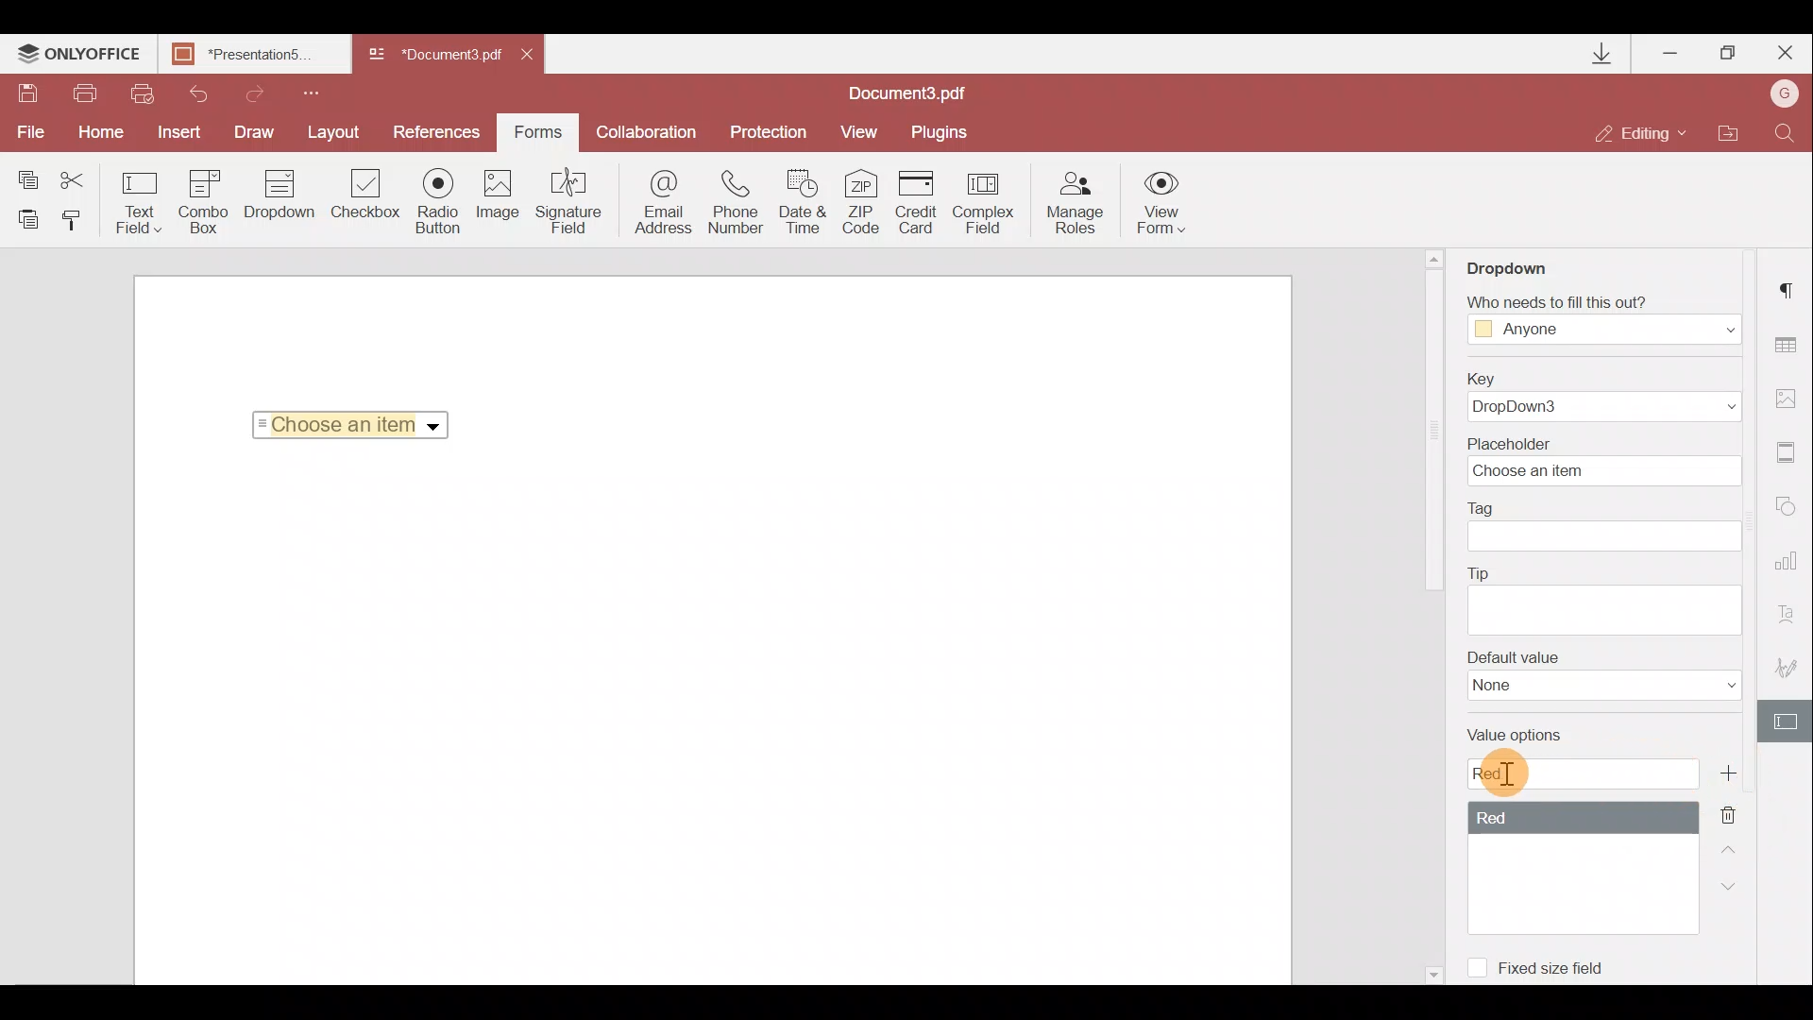 This screenshot has width=1813, height=1020. Describe the element at coordinates (339, 132) in the screenshot. I see `Layout` at that location.